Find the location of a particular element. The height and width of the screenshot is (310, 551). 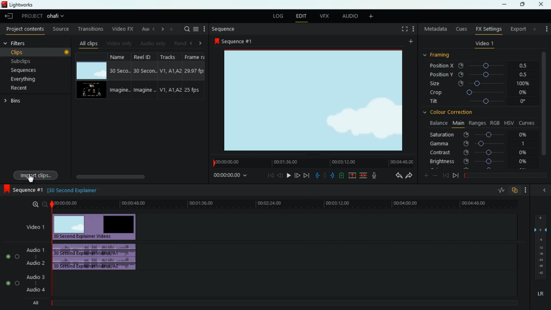

forward is located at coordinates (409, 176).